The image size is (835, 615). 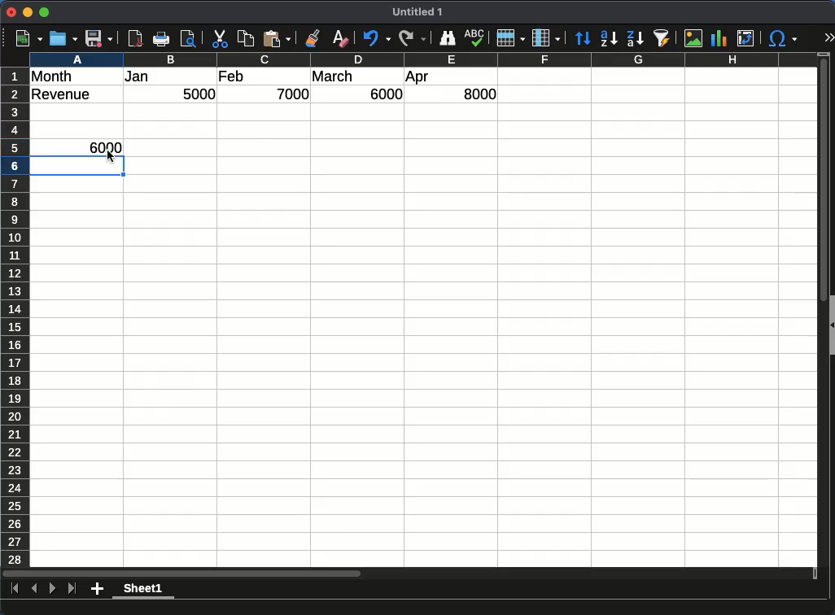 I want to click on rows, so click(x=15, y=317).